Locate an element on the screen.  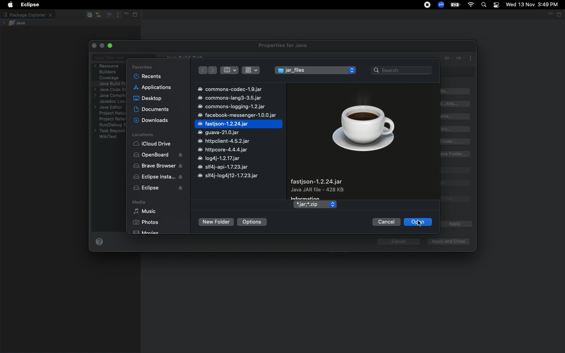
Zoom is located at coordinates (441, 5).